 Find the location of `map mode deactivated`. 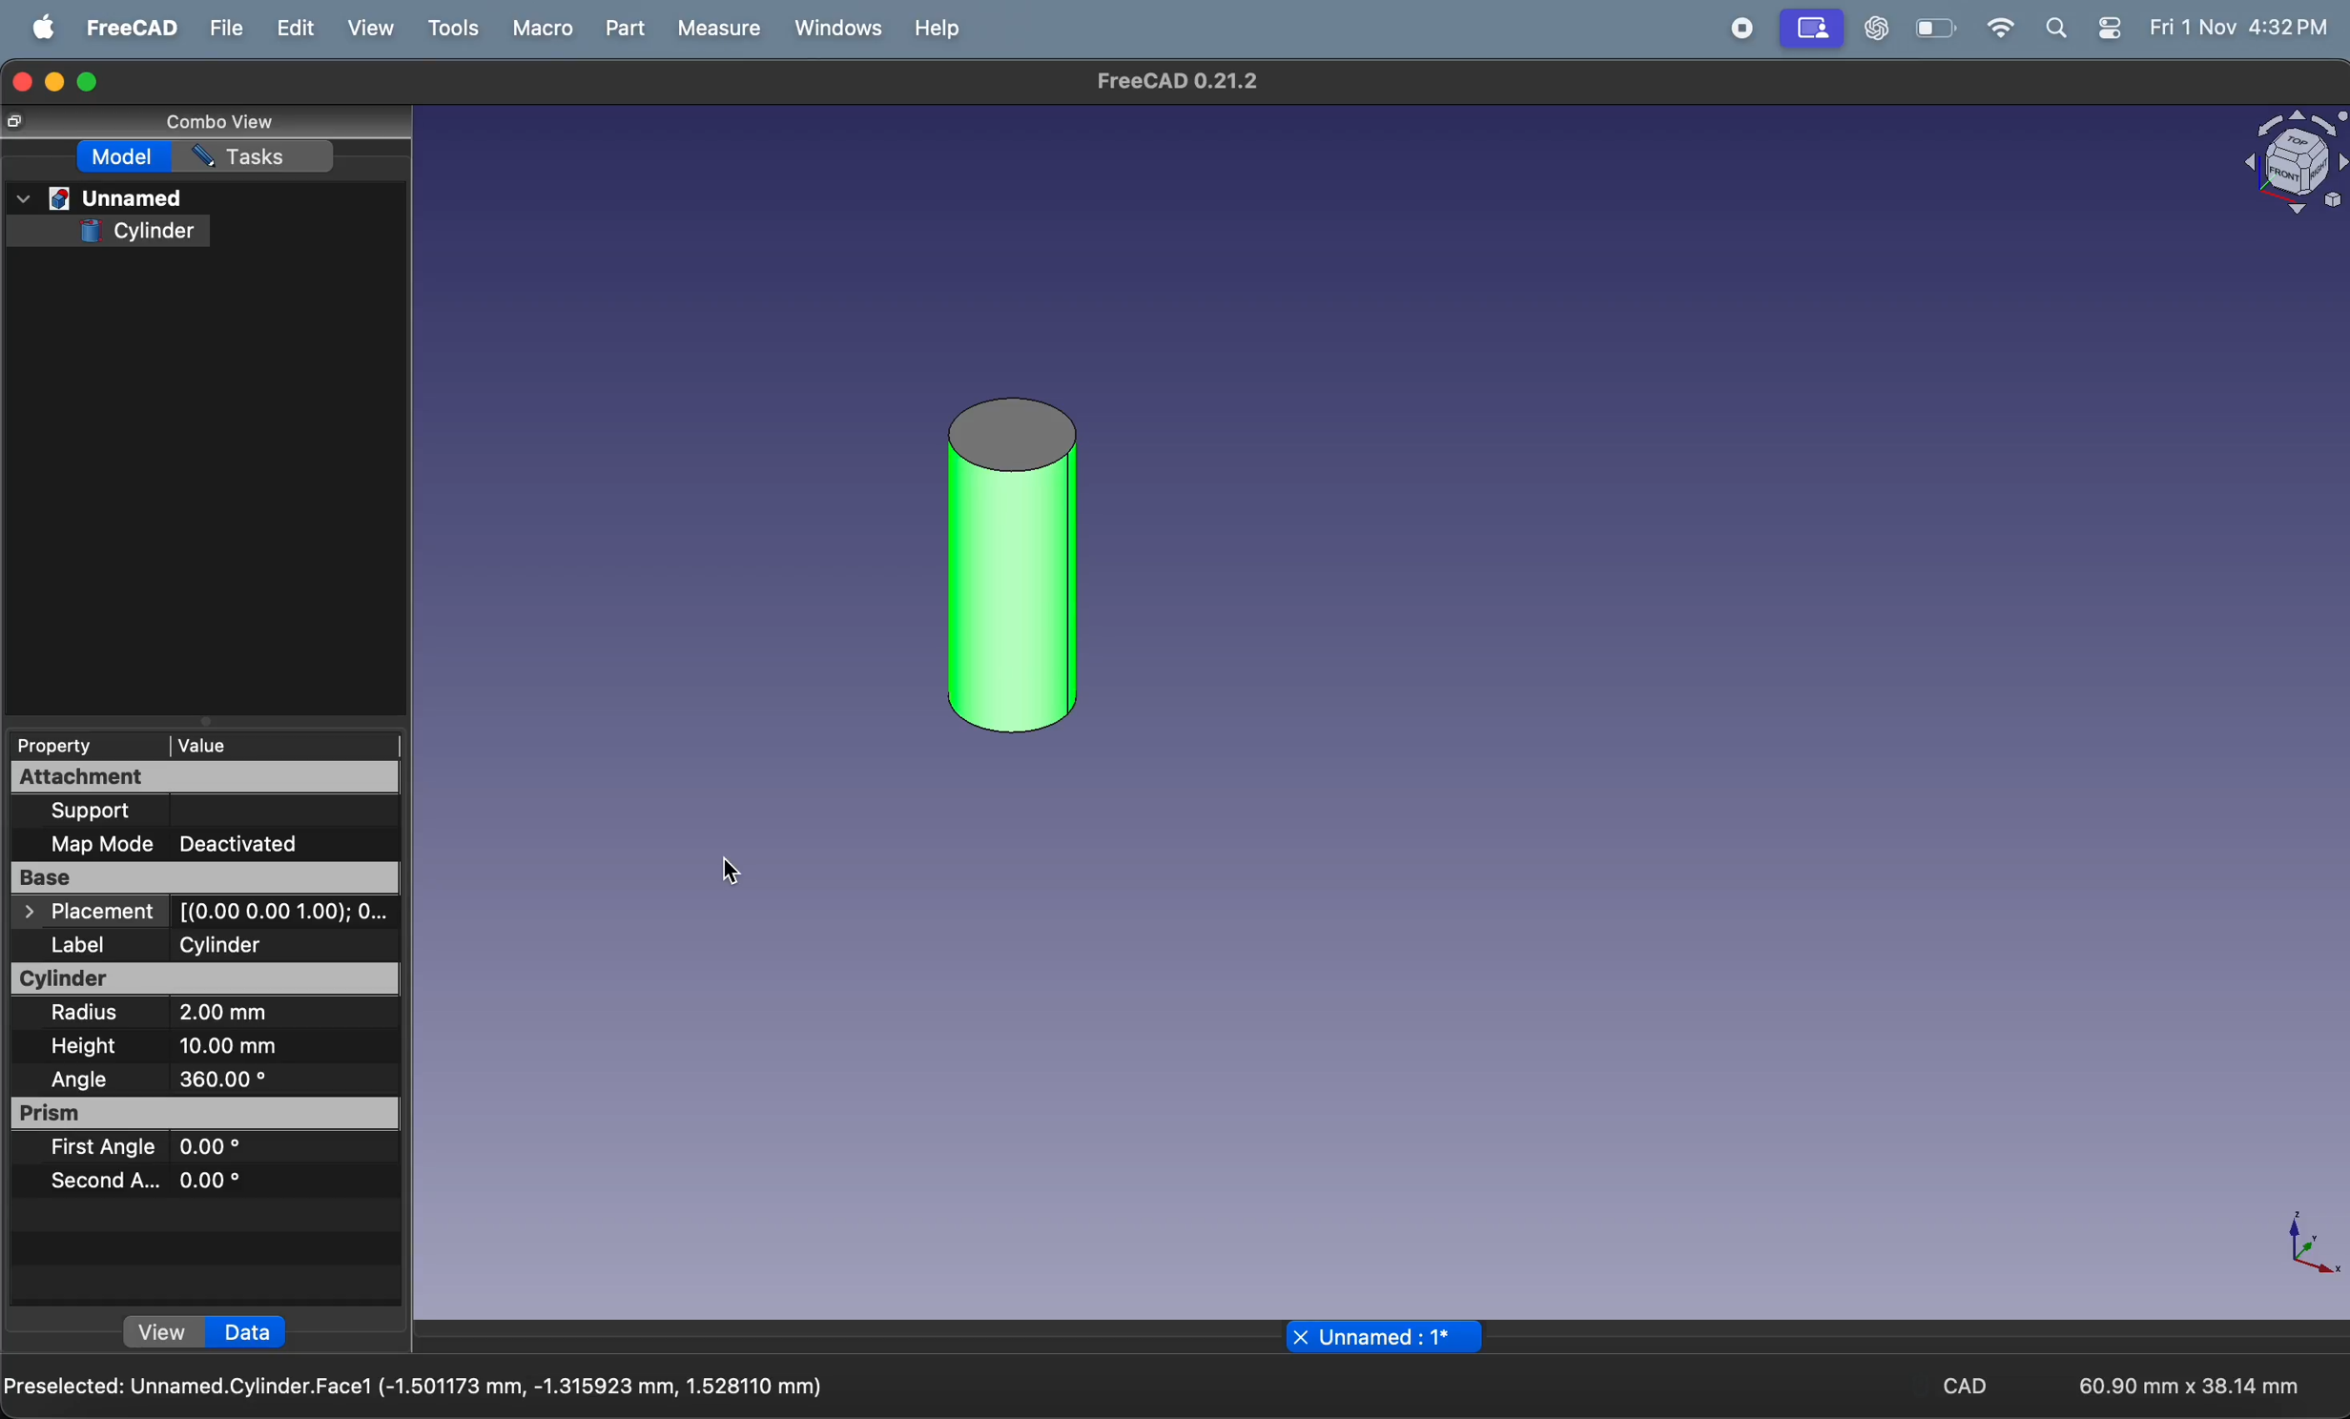

map mode deactivated is located at coordinates (189, 844).